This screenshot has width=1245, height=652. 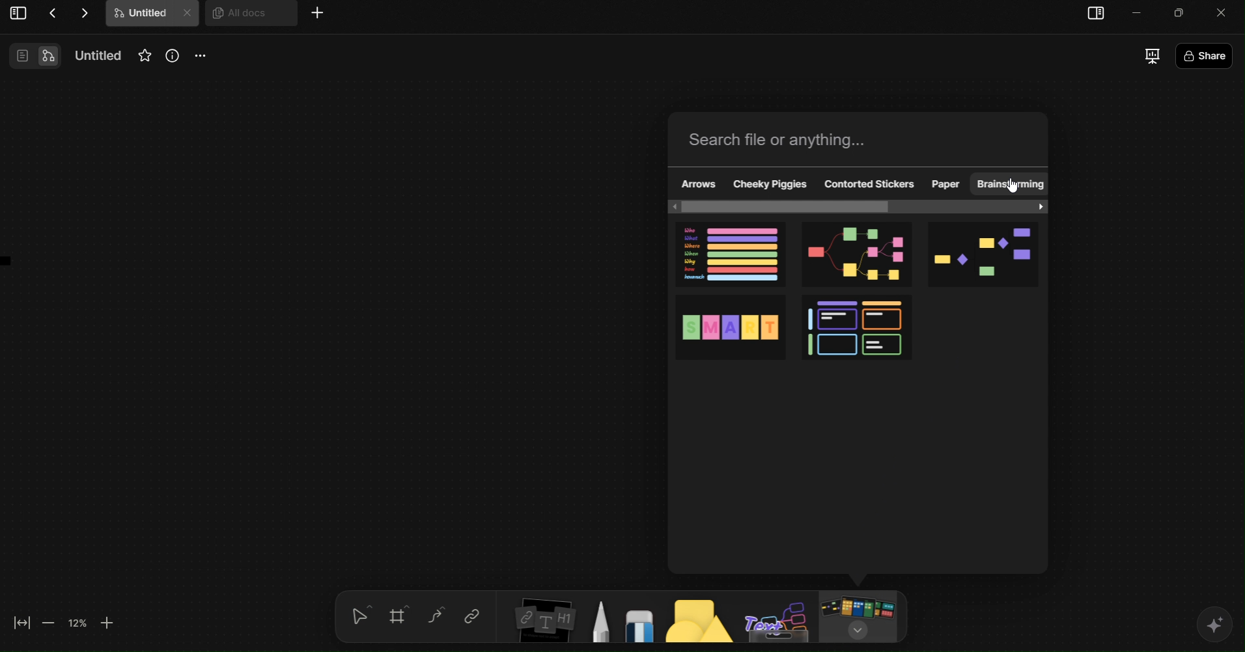 I want to click on Board/Template Tool, so click(x=863, y=619).